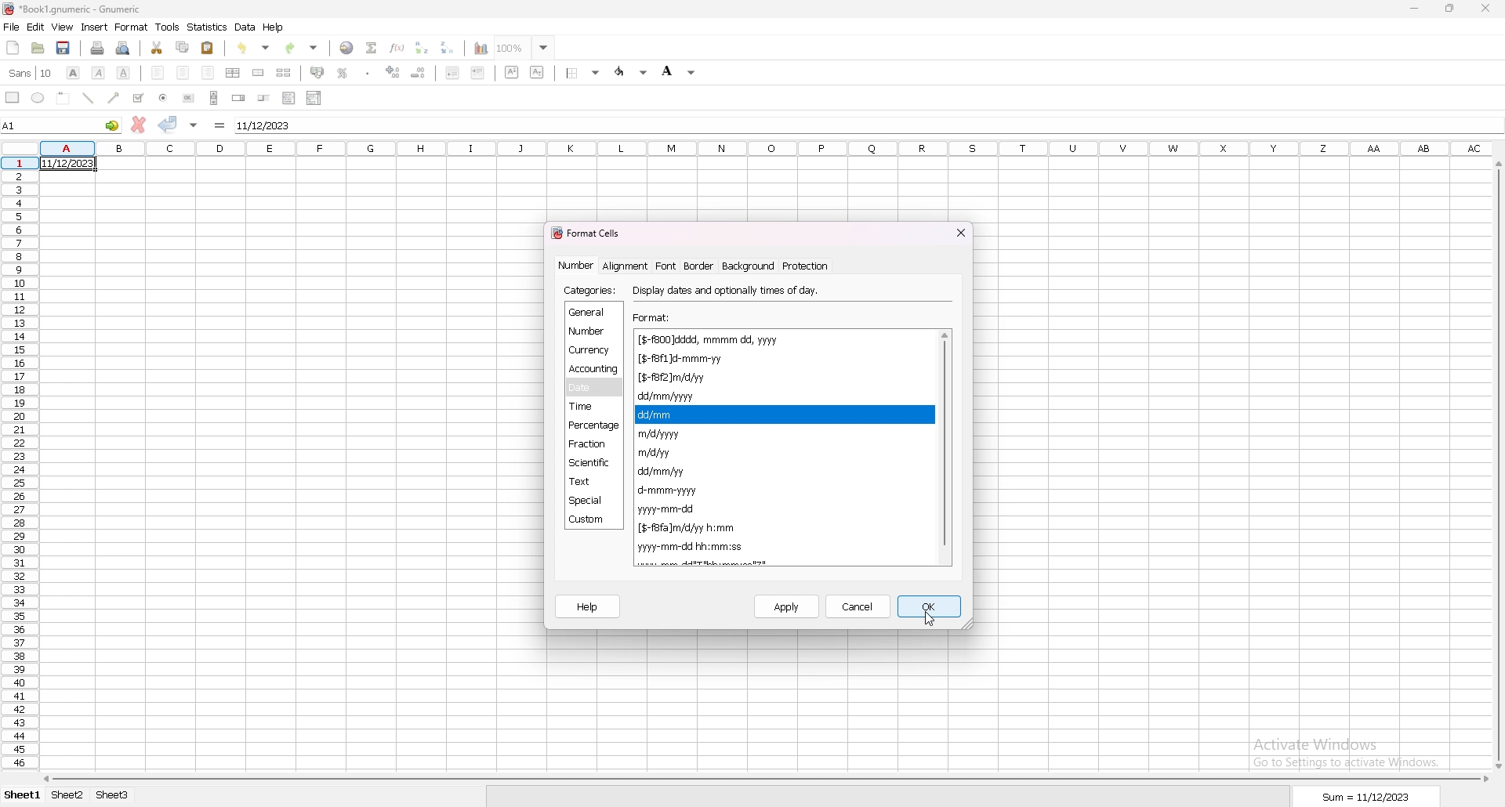 The image size is (1505, 807). Describe the element at coordinates (263, 99) in the screenshot. I see `slider` at that location.